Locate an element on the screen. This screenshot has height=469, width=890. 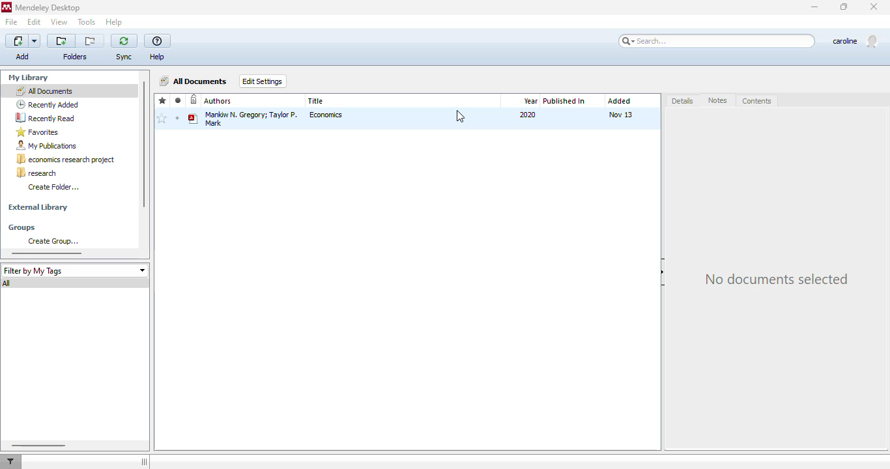
minimize is located at coordinates (815, 8).